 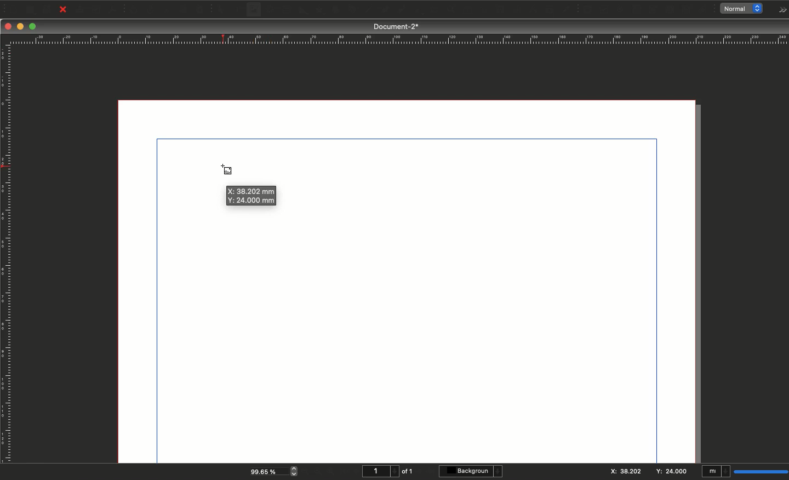 I want to click on Close, so click(x=63, y=10).